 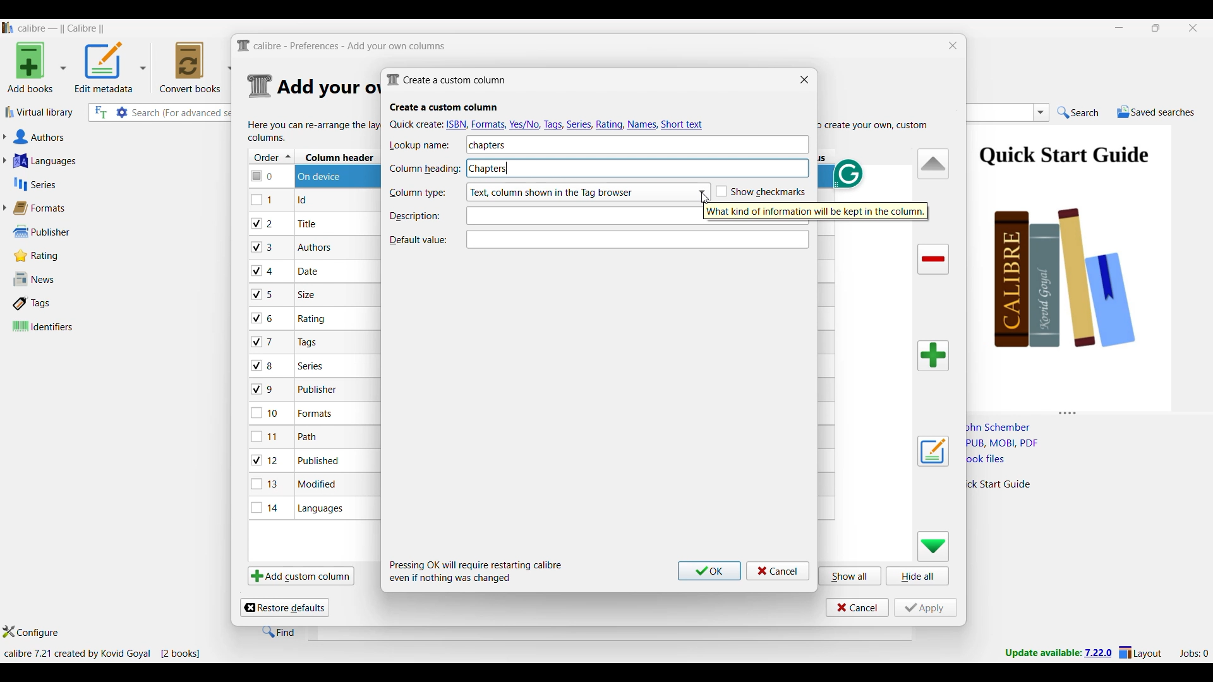 I want to click on Indicates Column type text box, so click(x=417, y=193).